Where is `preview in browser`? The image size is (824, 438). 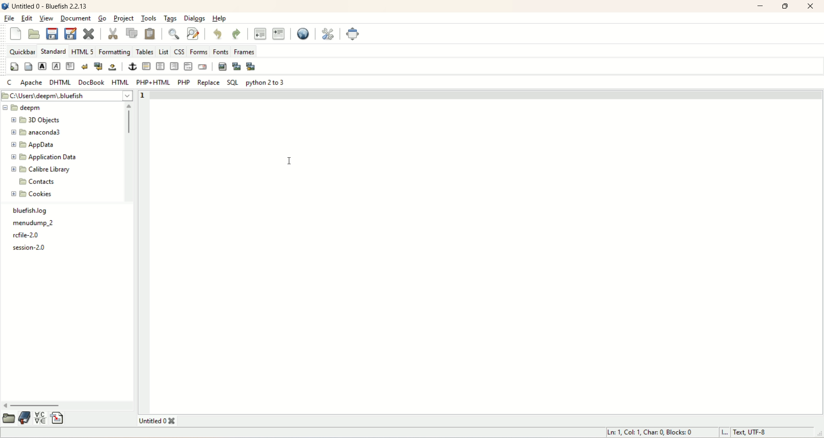 preview in browser is located at coordinates (303, 34).